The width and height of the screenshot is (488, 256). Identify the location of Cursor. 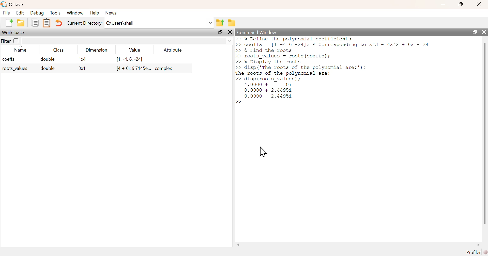
(264, 152).